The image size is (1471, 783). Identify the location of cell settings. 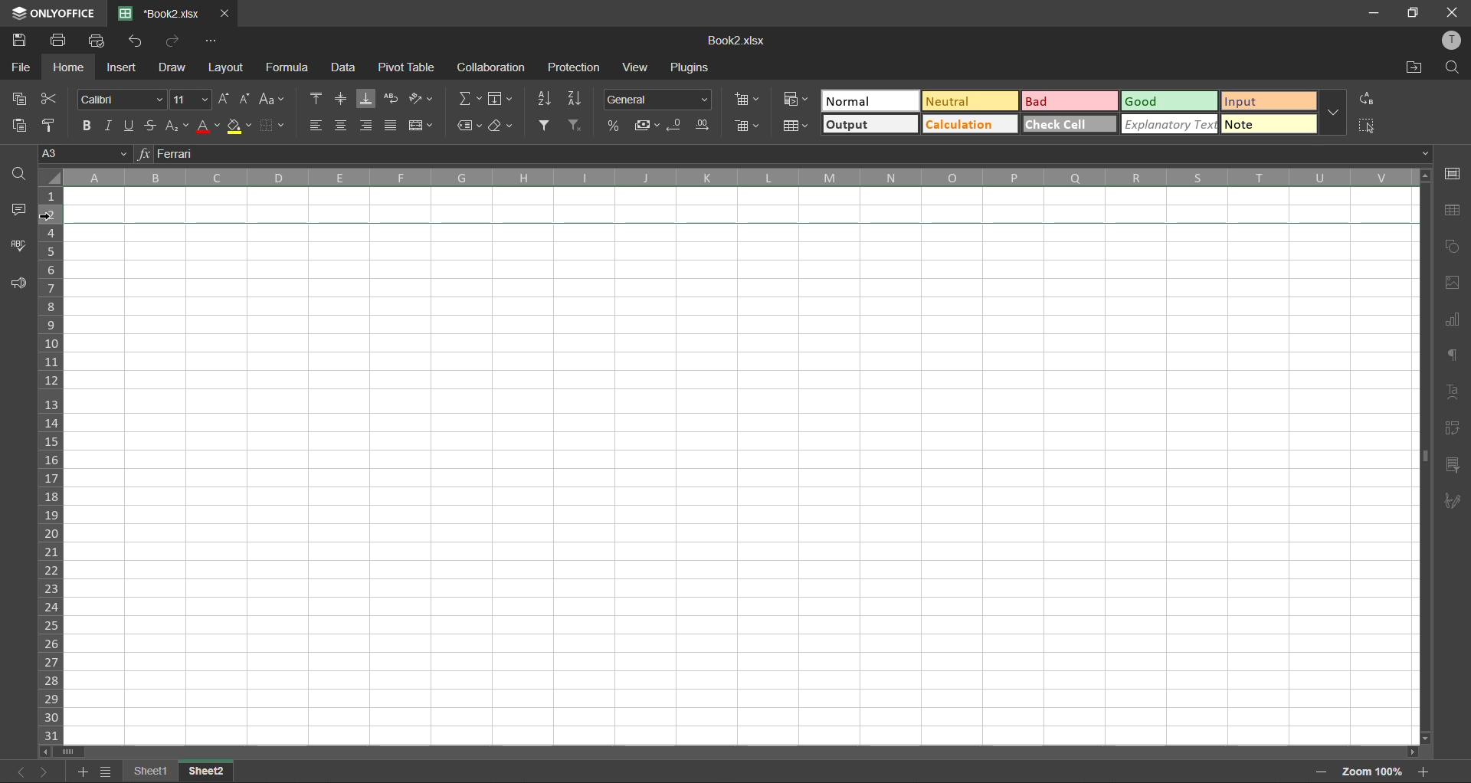
(1452, 175).